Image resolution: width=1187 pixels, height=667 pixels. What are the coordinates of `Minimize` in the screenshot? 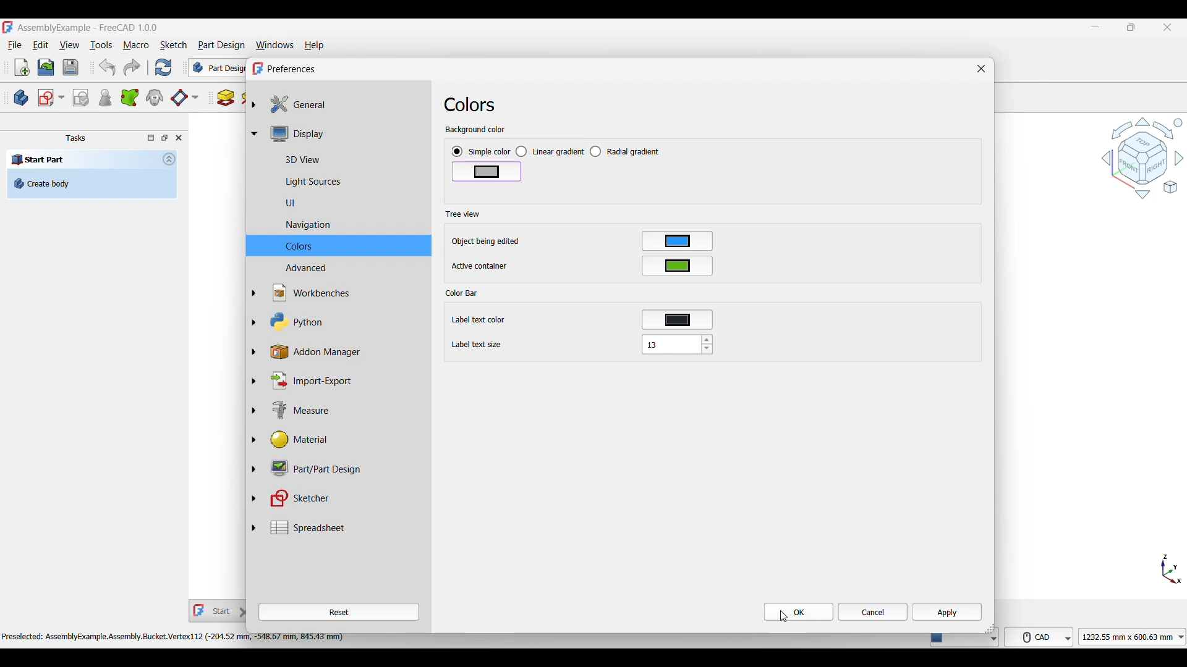 It's located at (1095, 27).